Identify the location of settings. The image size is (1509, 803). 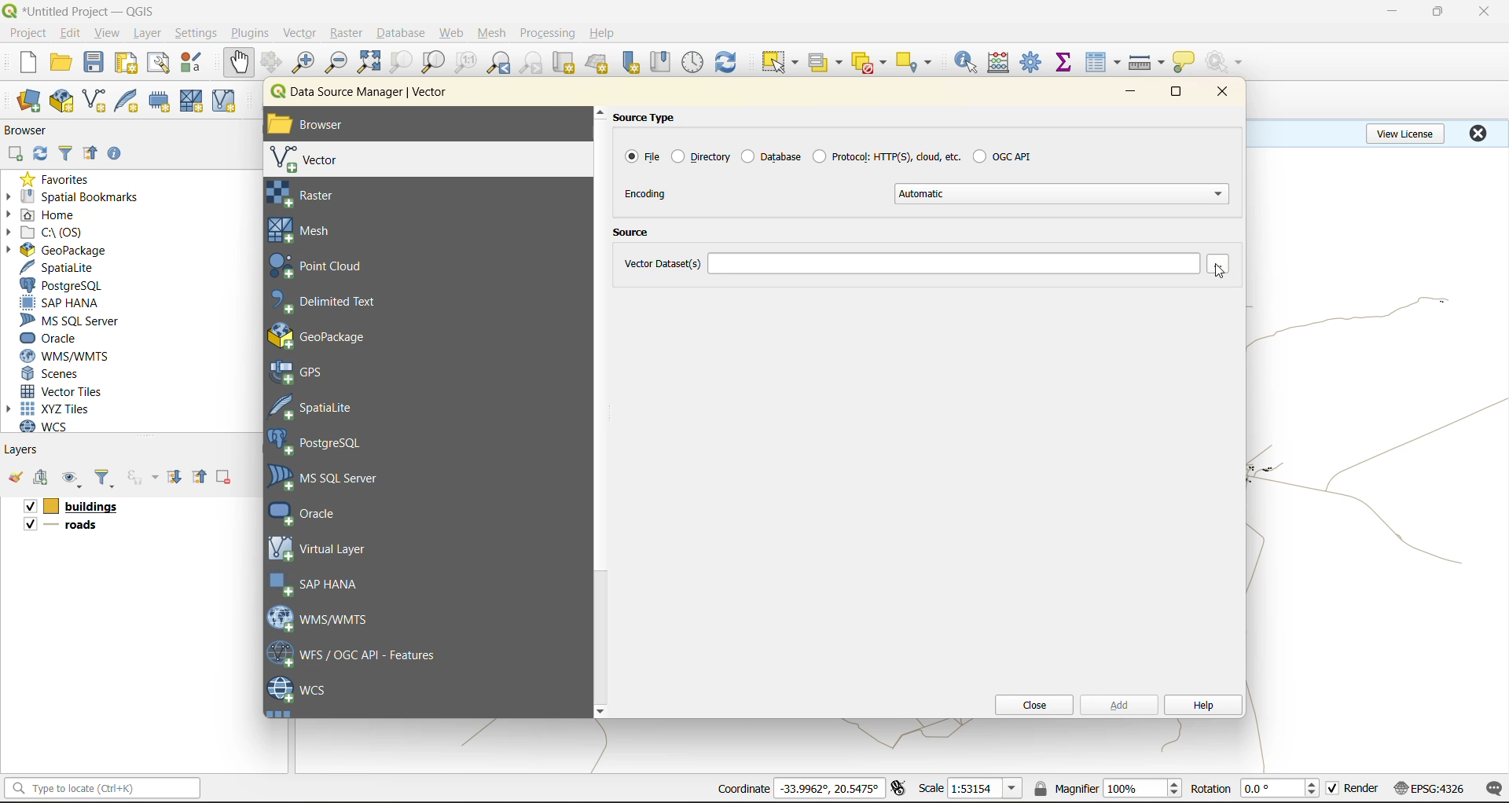
(196, 35).